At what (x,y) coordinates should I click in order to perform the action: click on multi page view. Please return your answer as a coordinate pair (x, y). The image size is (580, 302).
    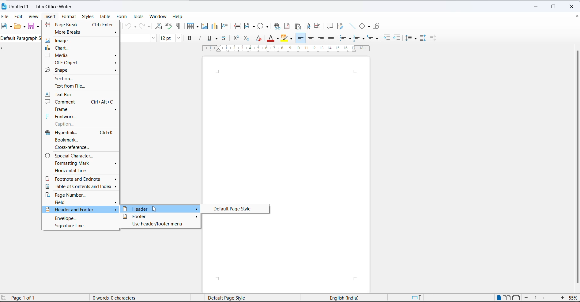
    Looking at the image, I should click on (507, 298).